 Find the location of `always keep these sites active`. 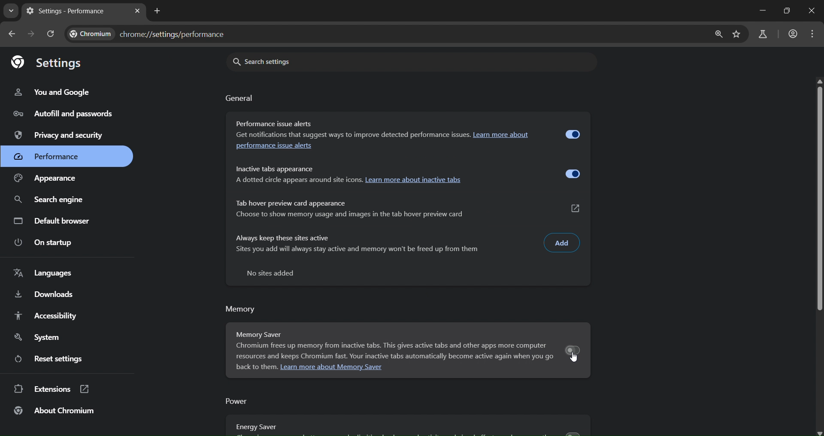

always keep these sites active is located at coordinates (283, 238).